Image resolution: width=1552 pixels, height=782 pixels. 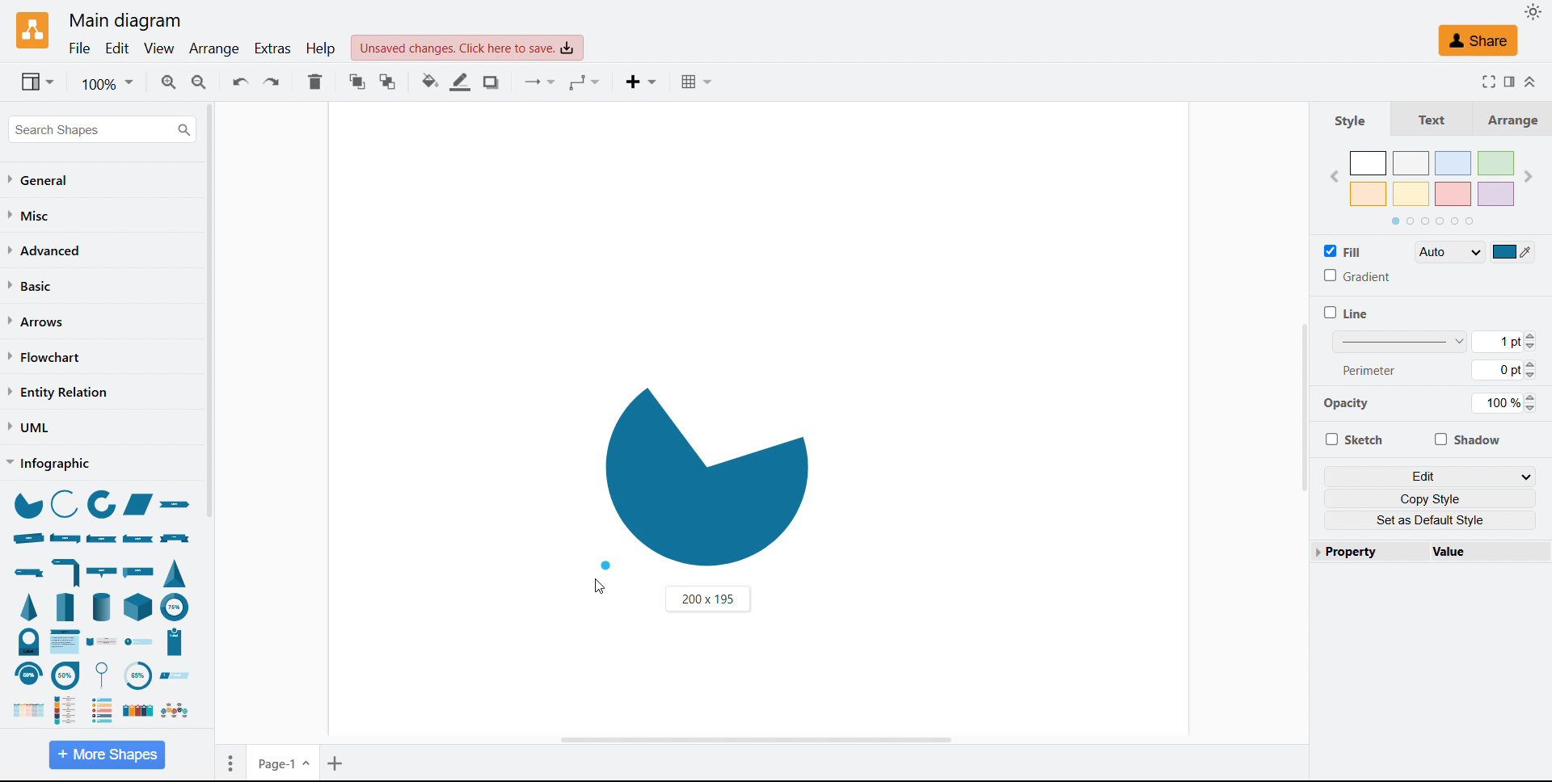 What do you see at coordinates (24, 711) in the screenshot?
I see `chevron list` at bounding box center [24, 711].